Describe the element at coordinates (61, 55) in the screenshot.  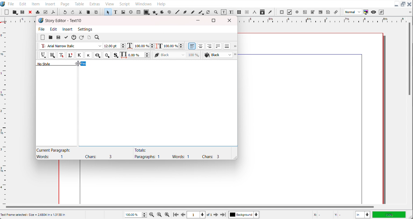
I see `Subscript` at that location.